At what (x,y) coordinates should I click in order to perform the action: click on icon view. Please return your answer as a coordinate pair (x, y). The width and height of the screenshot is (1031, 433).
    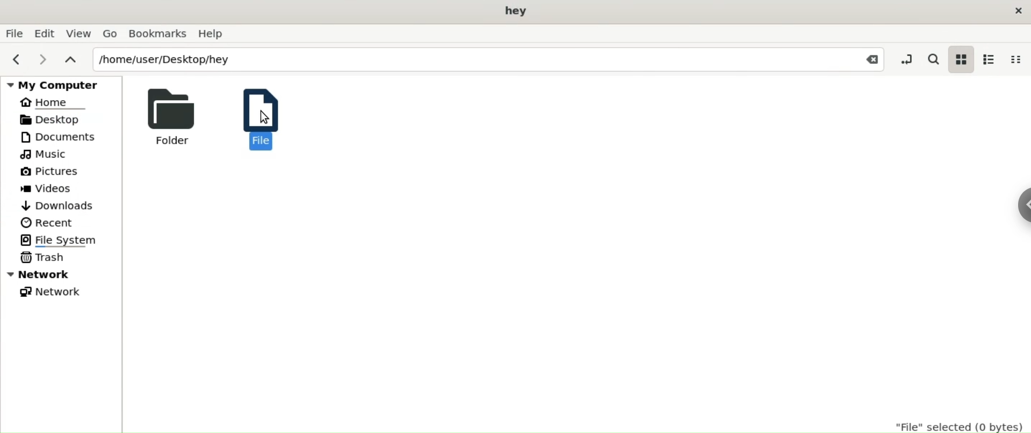
    Looking at the image, I should click on (962, 61).